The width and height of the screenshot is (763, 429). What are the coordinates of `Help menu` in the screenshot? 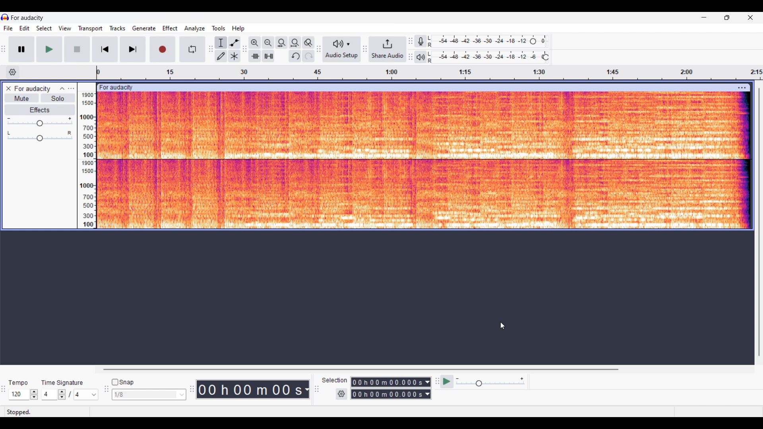 It's located at (238, 29).